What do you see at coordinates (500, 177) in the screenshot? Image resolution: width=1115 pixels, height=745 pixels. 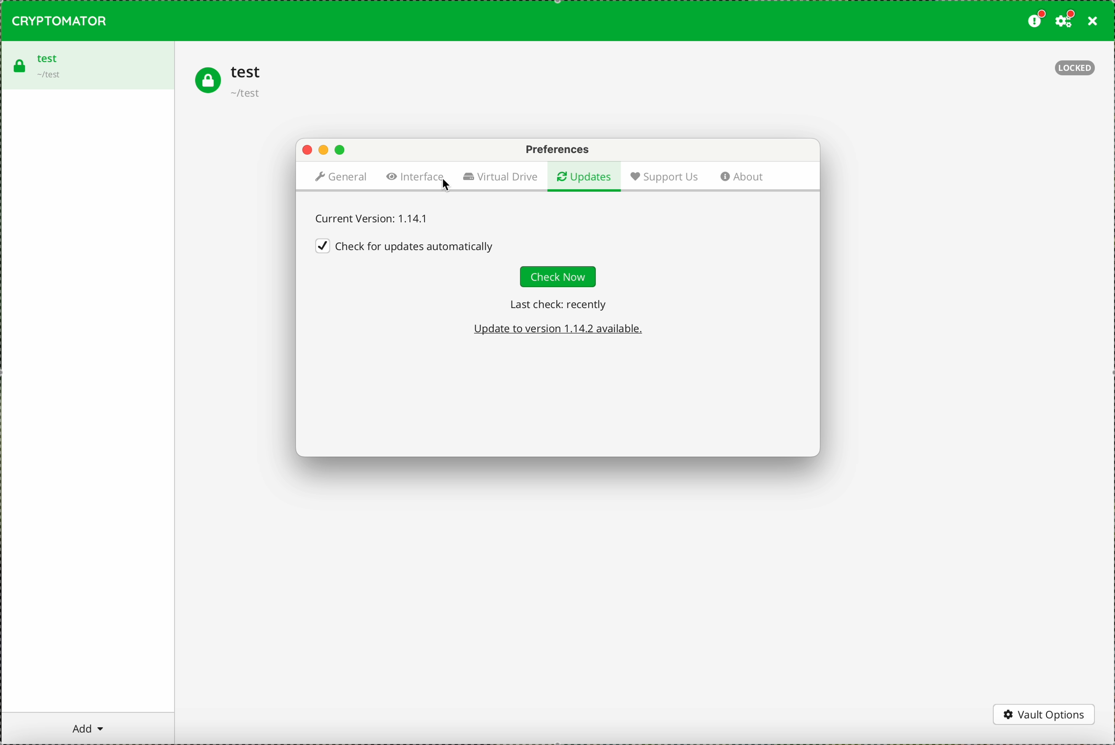 I see `virtual drive` at bounding box center [500, 177].